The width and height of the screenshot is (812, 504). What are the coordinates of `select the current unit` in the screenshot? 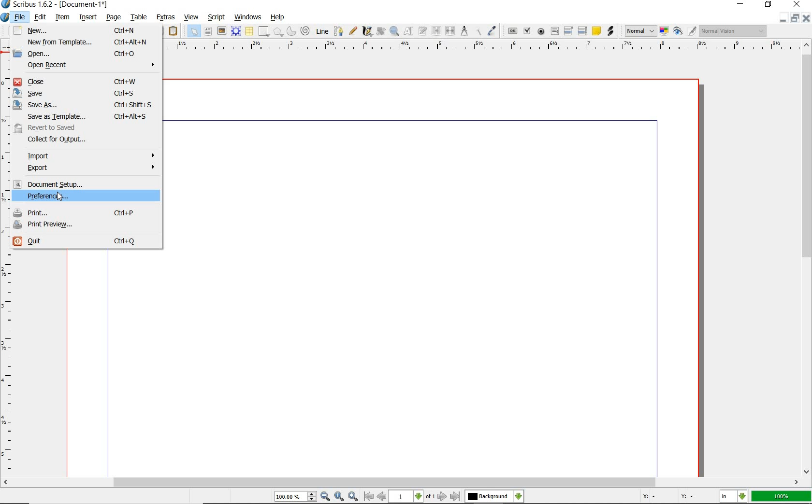 It's located at (734, 497).